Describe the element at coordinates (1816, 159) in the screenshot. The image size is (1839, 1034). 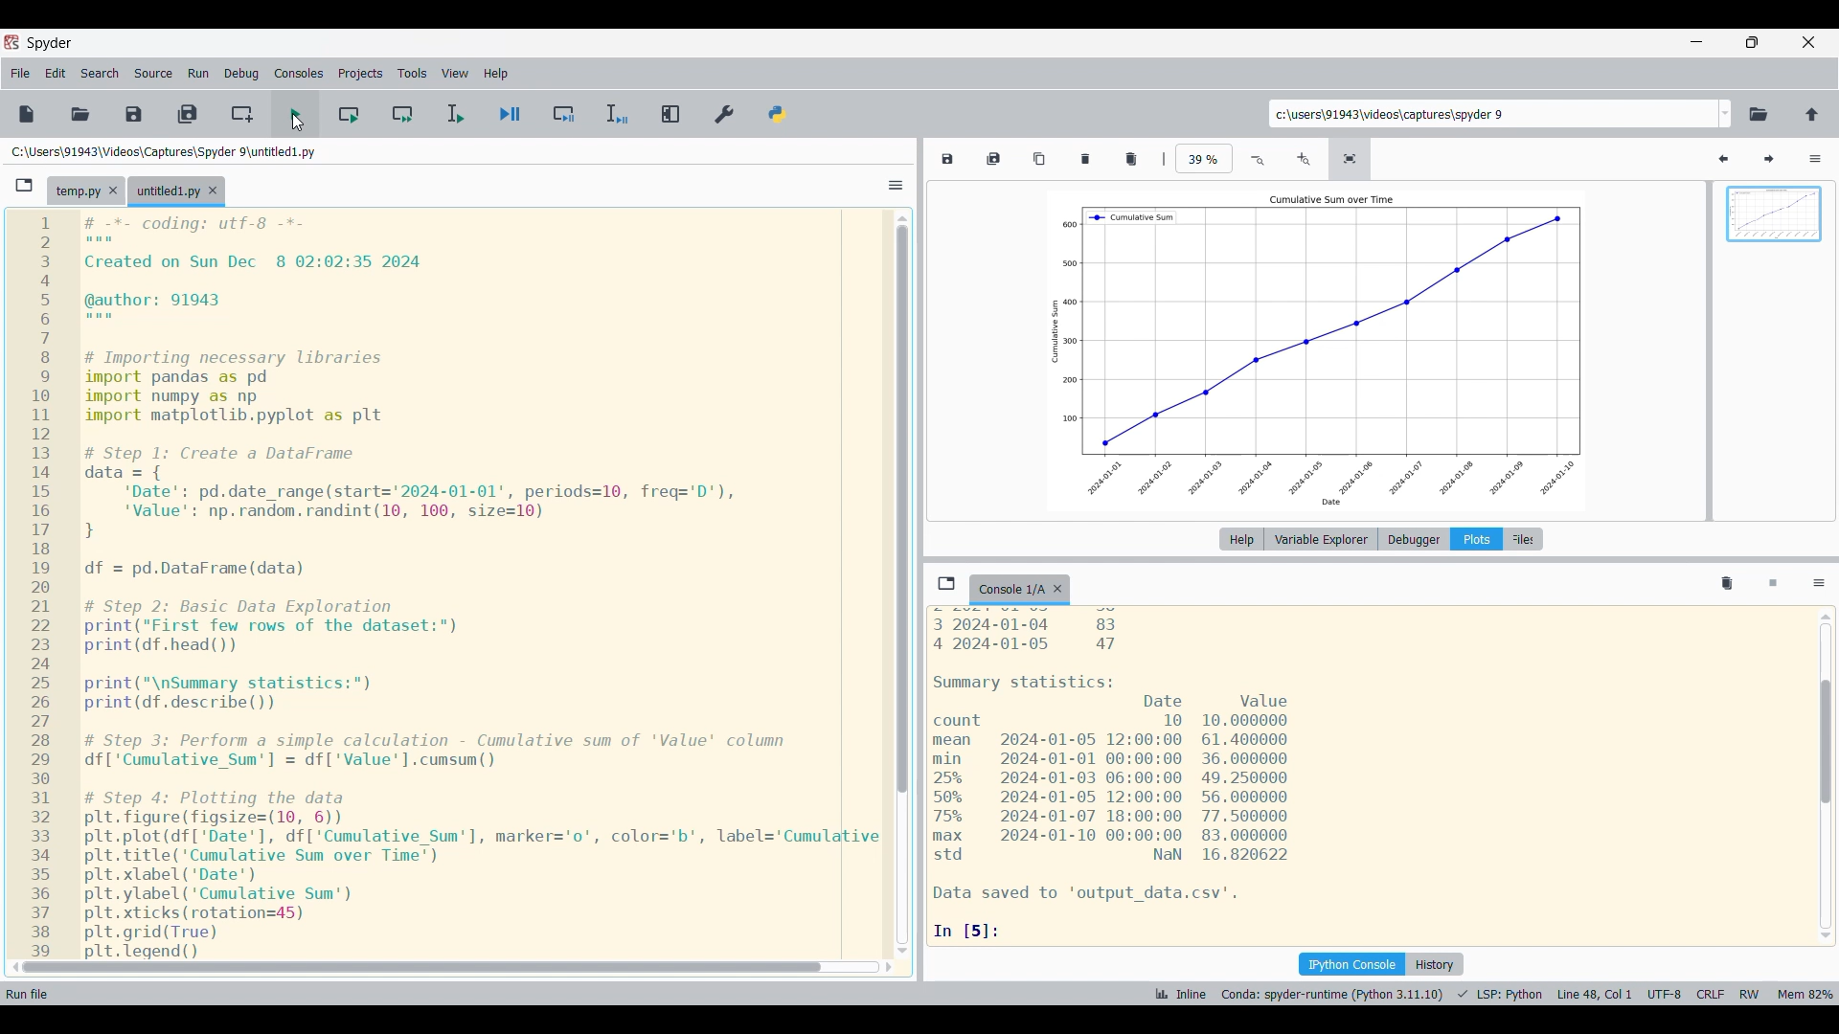
I see `Options` at that location.